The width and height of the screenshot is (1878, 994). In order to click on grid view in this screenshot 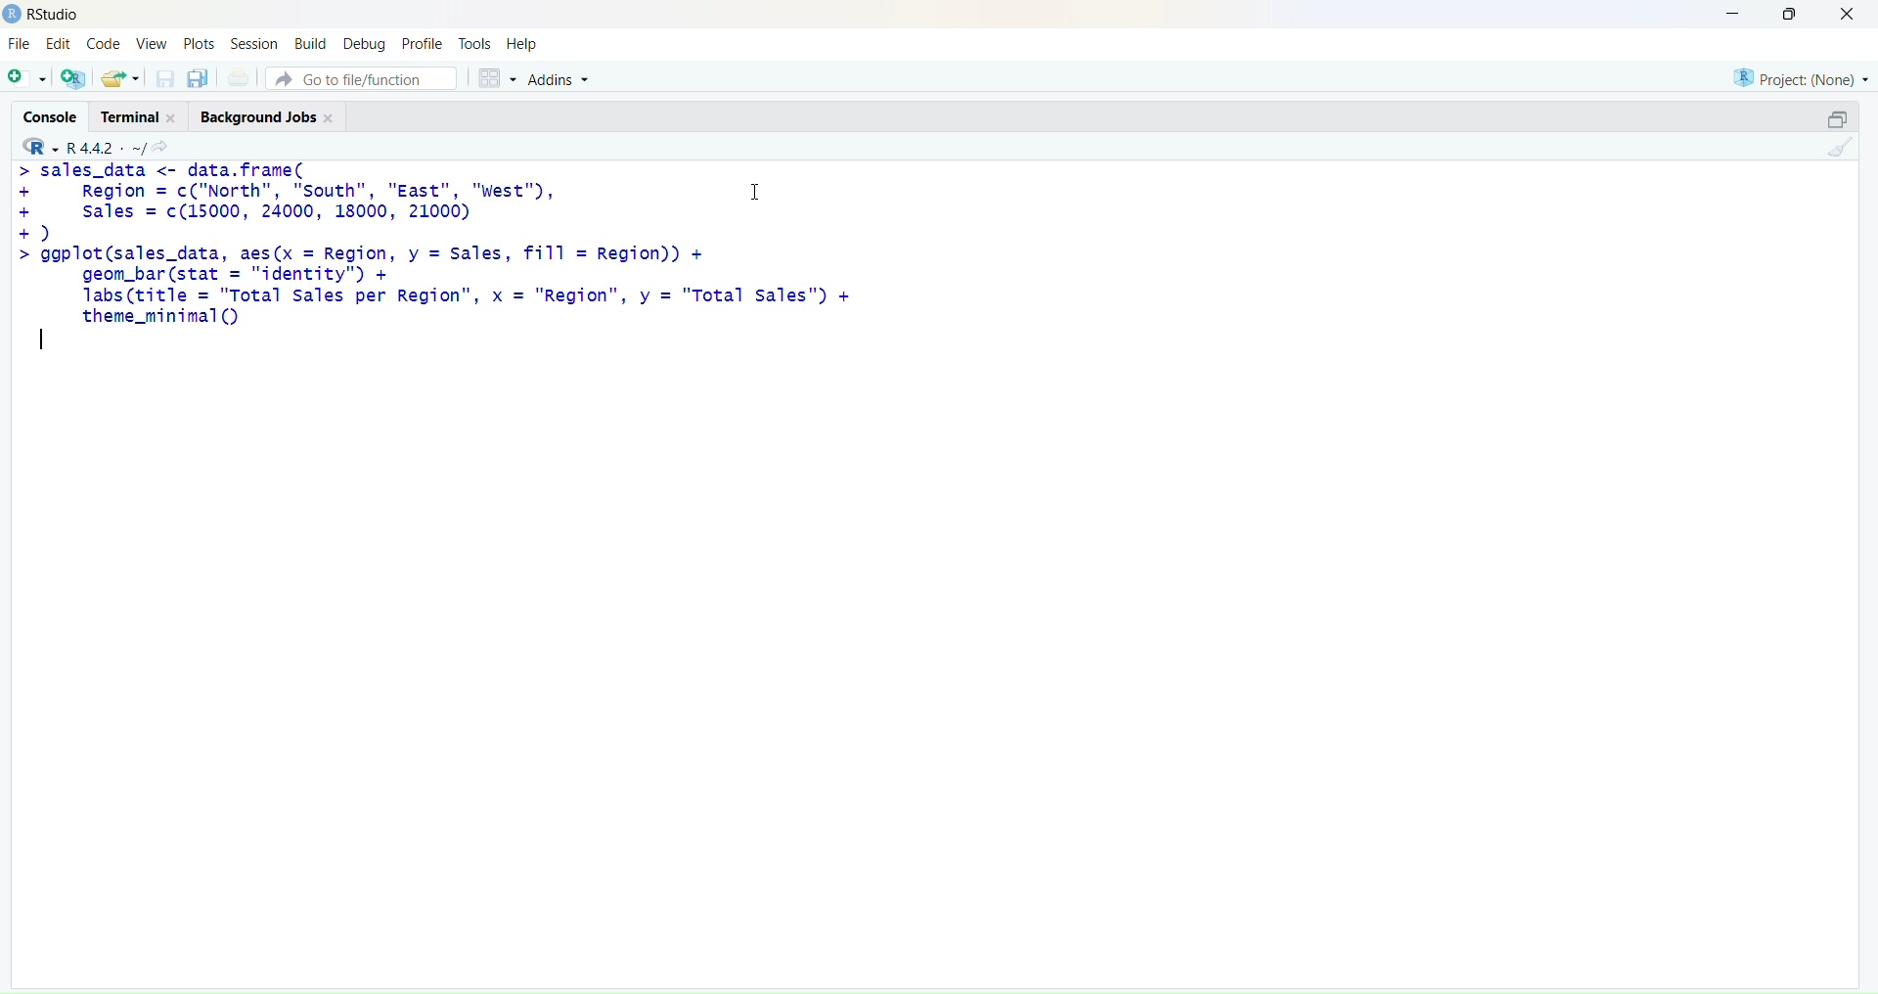, I will do `click(491, 74)`.